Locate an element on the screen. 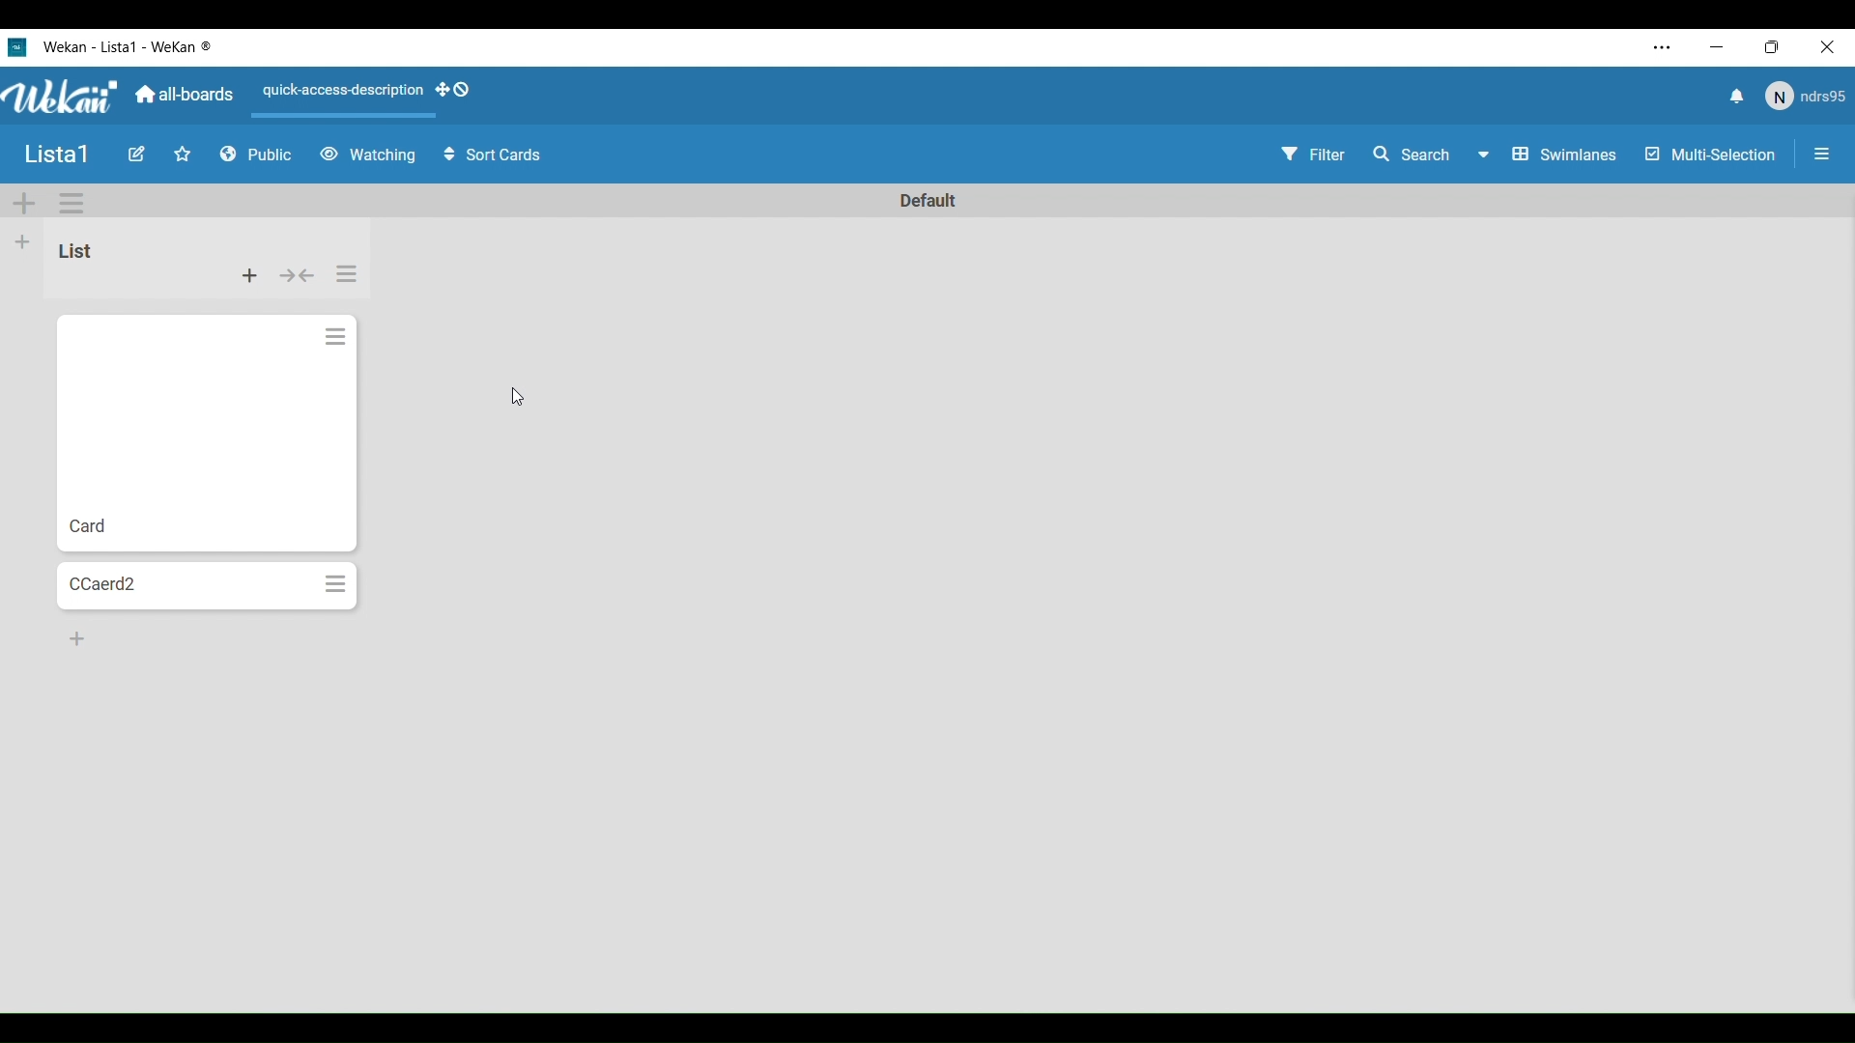  Card actions is located at coordinates (334, 338).